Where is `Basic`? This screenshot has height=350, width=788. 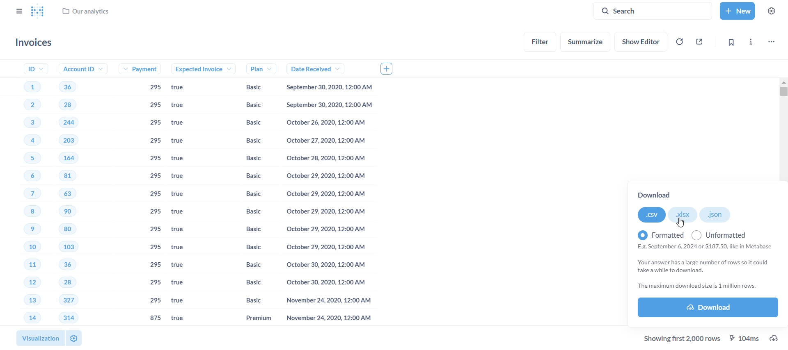 Basic is located at coordinates (250, 193).